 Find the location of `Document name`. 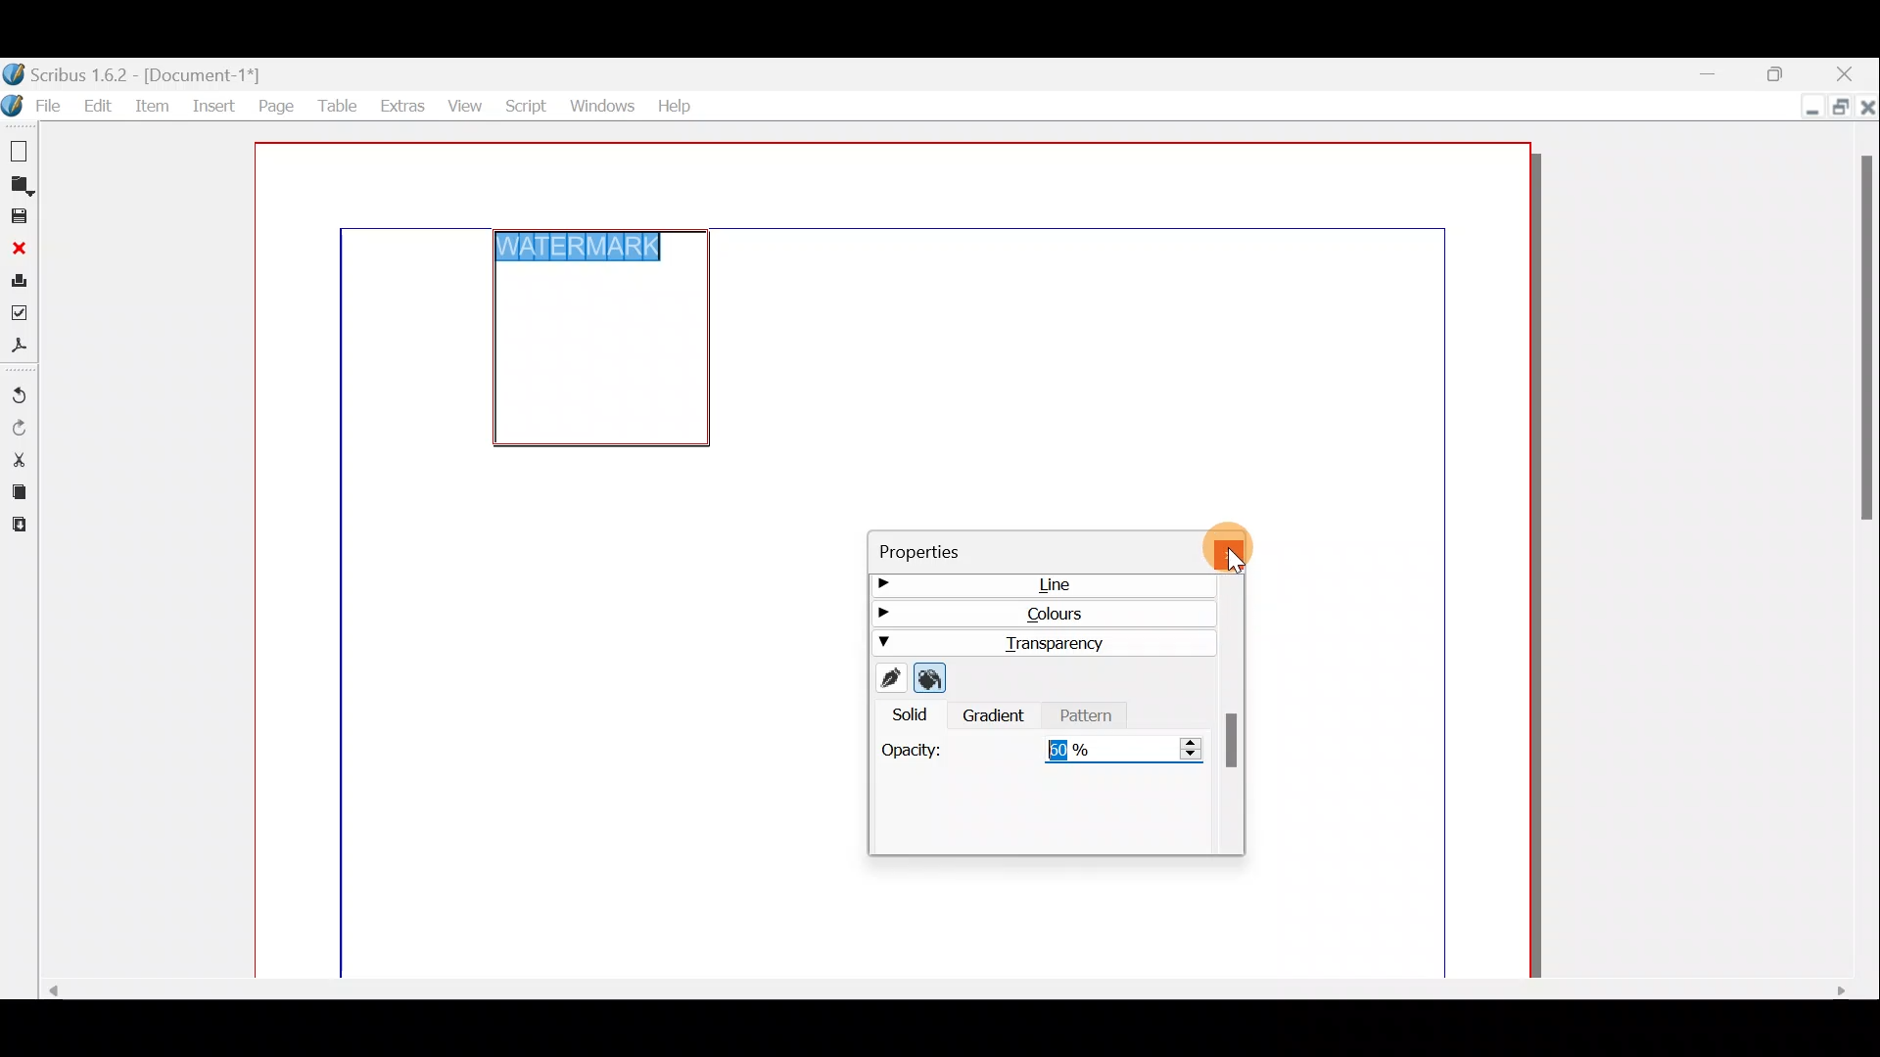

Document name is located at coordinates (135, 75).